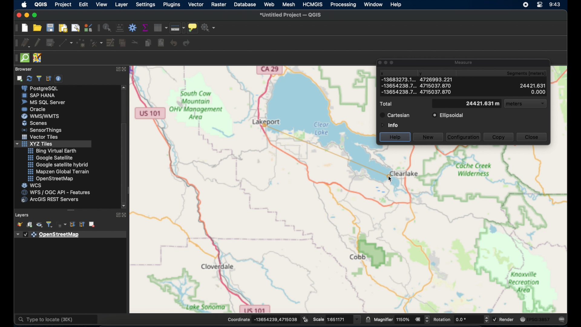 The image size is (581, 327). What do you see at coordinates (48, 78) in the screenshot?
I see `collapse all` at bounding box center [48, 78].